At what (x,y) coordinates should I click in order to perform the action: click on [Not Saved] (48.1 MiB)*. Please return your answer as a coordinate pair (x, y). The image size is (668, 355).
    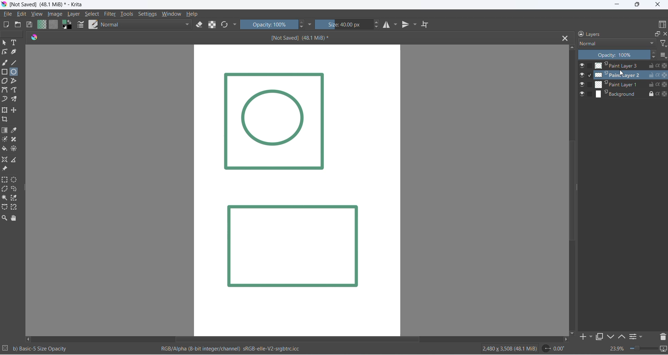
    Looking at the image, I should click on (309, 39).